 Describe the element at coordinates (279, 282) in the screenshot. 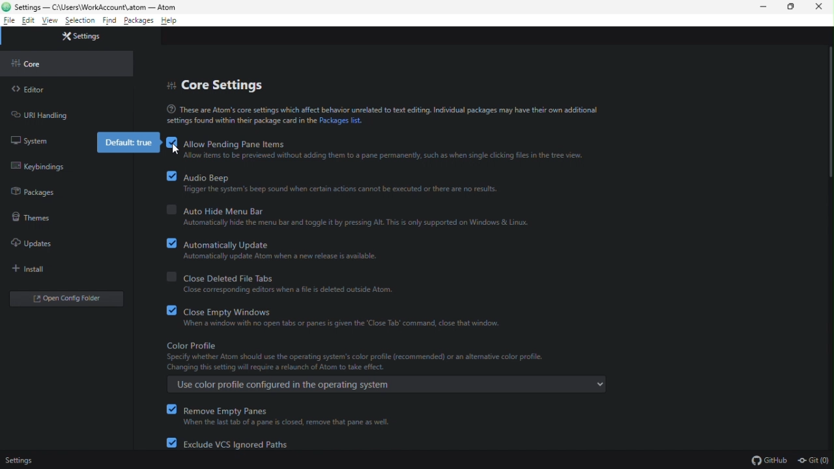

I see `close deleted file tabs. Close corresponding editors when a file is deleted outside Atom.` at that location.